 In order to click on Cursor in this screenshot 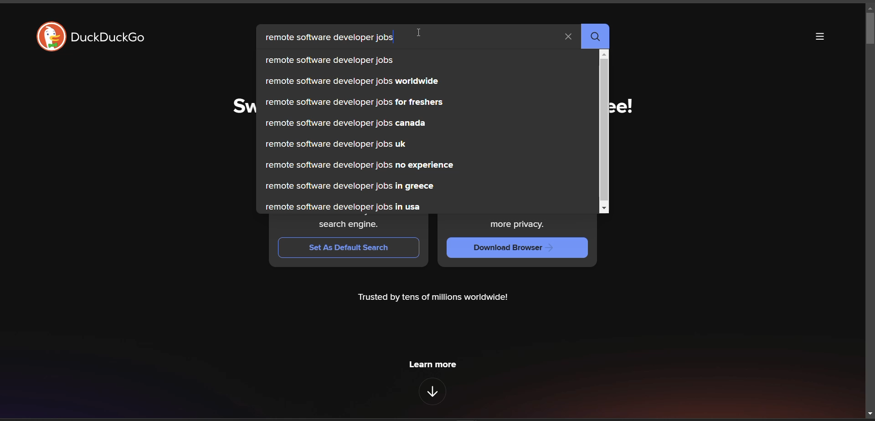, I will do `click(418, 34)`.